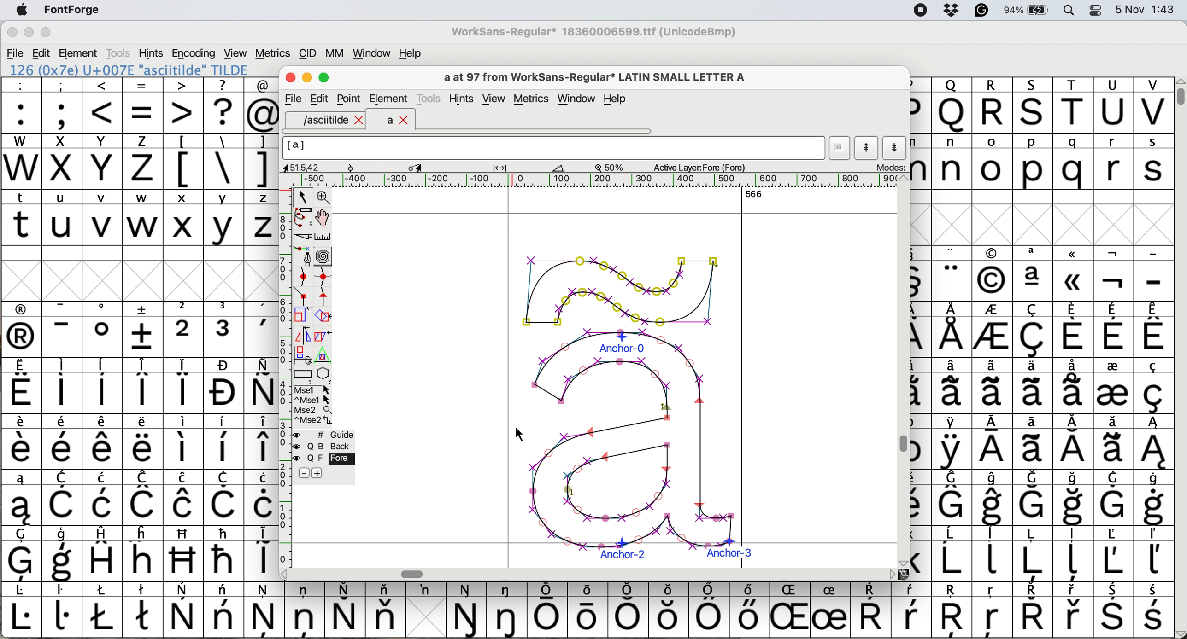 Image resolution: width=1187 pixels, height=639 pixels. I want to click on symbol, so click(1115, 274).